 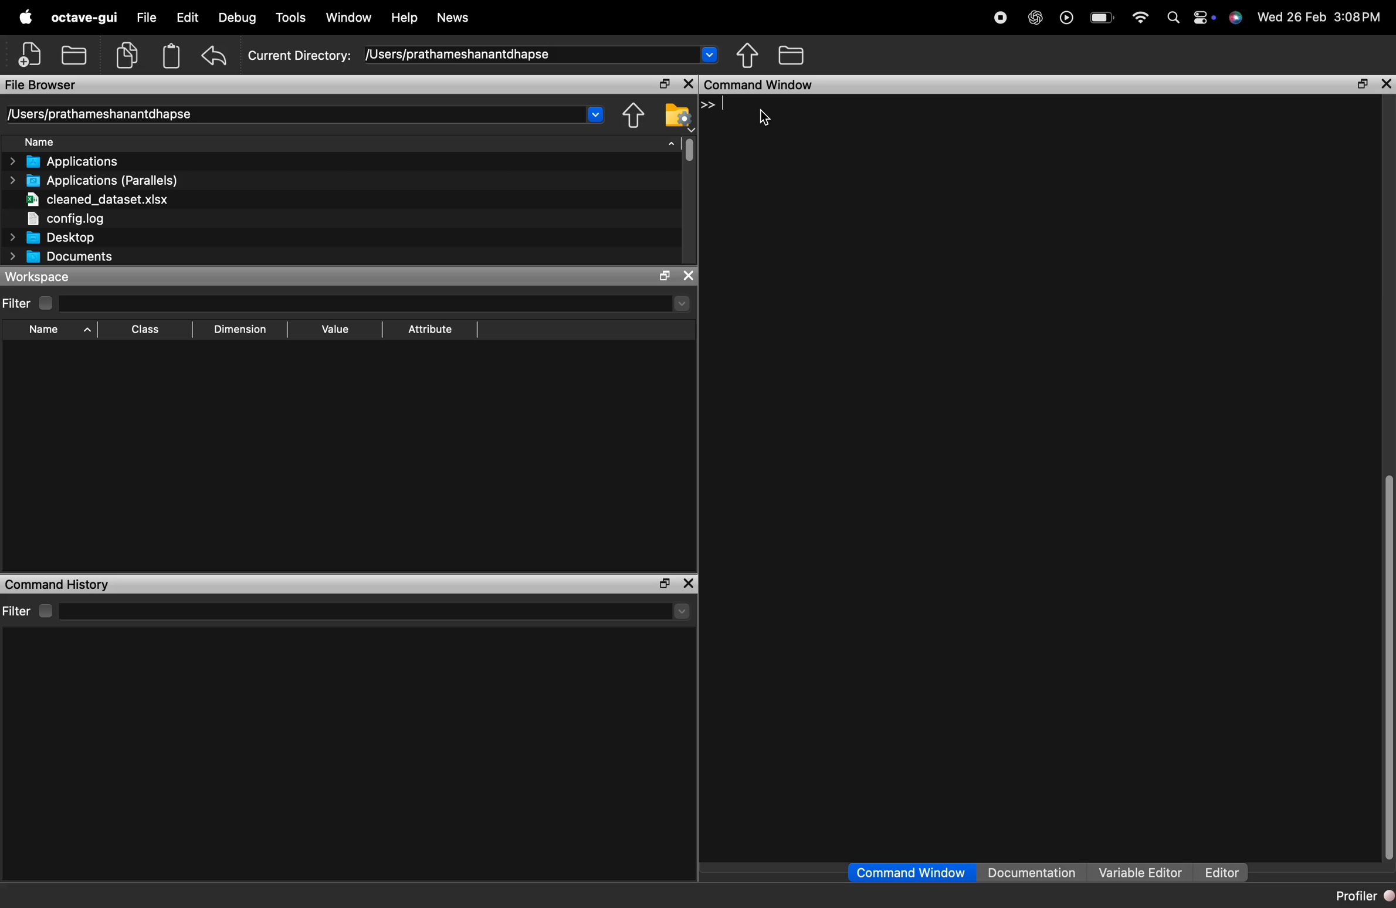 I want to click on chat gpt, so click(x=1036, y=19).